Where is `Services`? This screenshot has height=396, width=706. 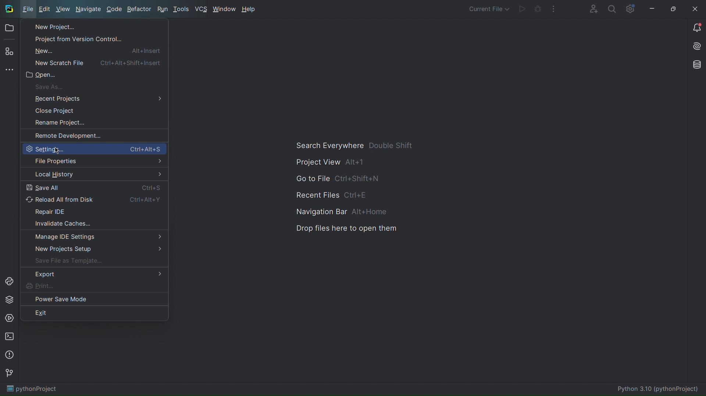
Services is located at coordinates (10, 319).